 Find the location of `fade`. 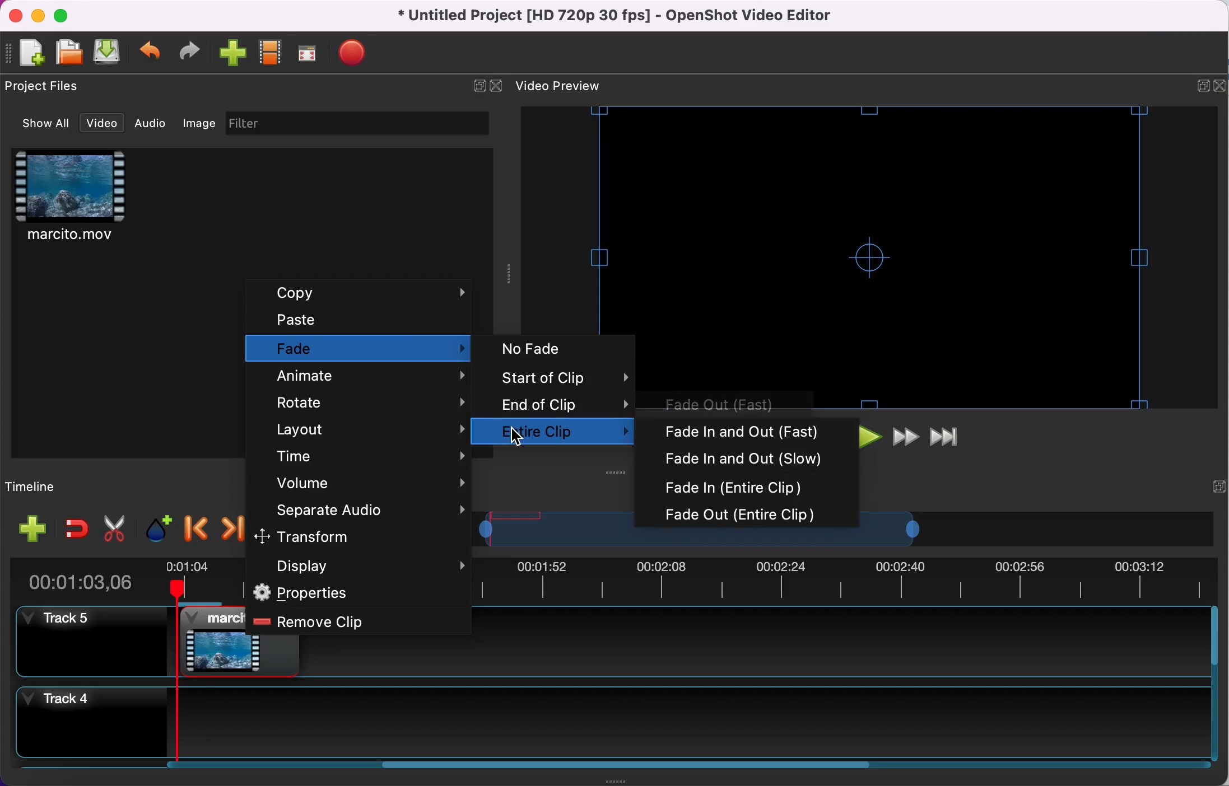

fade is located at coordinates (360, 350).